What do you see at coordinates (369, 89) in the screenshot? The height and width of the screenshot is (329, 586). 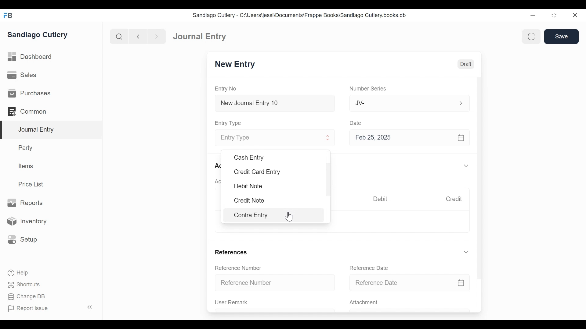 I see `Number Series` at bounding box center [369, 89].